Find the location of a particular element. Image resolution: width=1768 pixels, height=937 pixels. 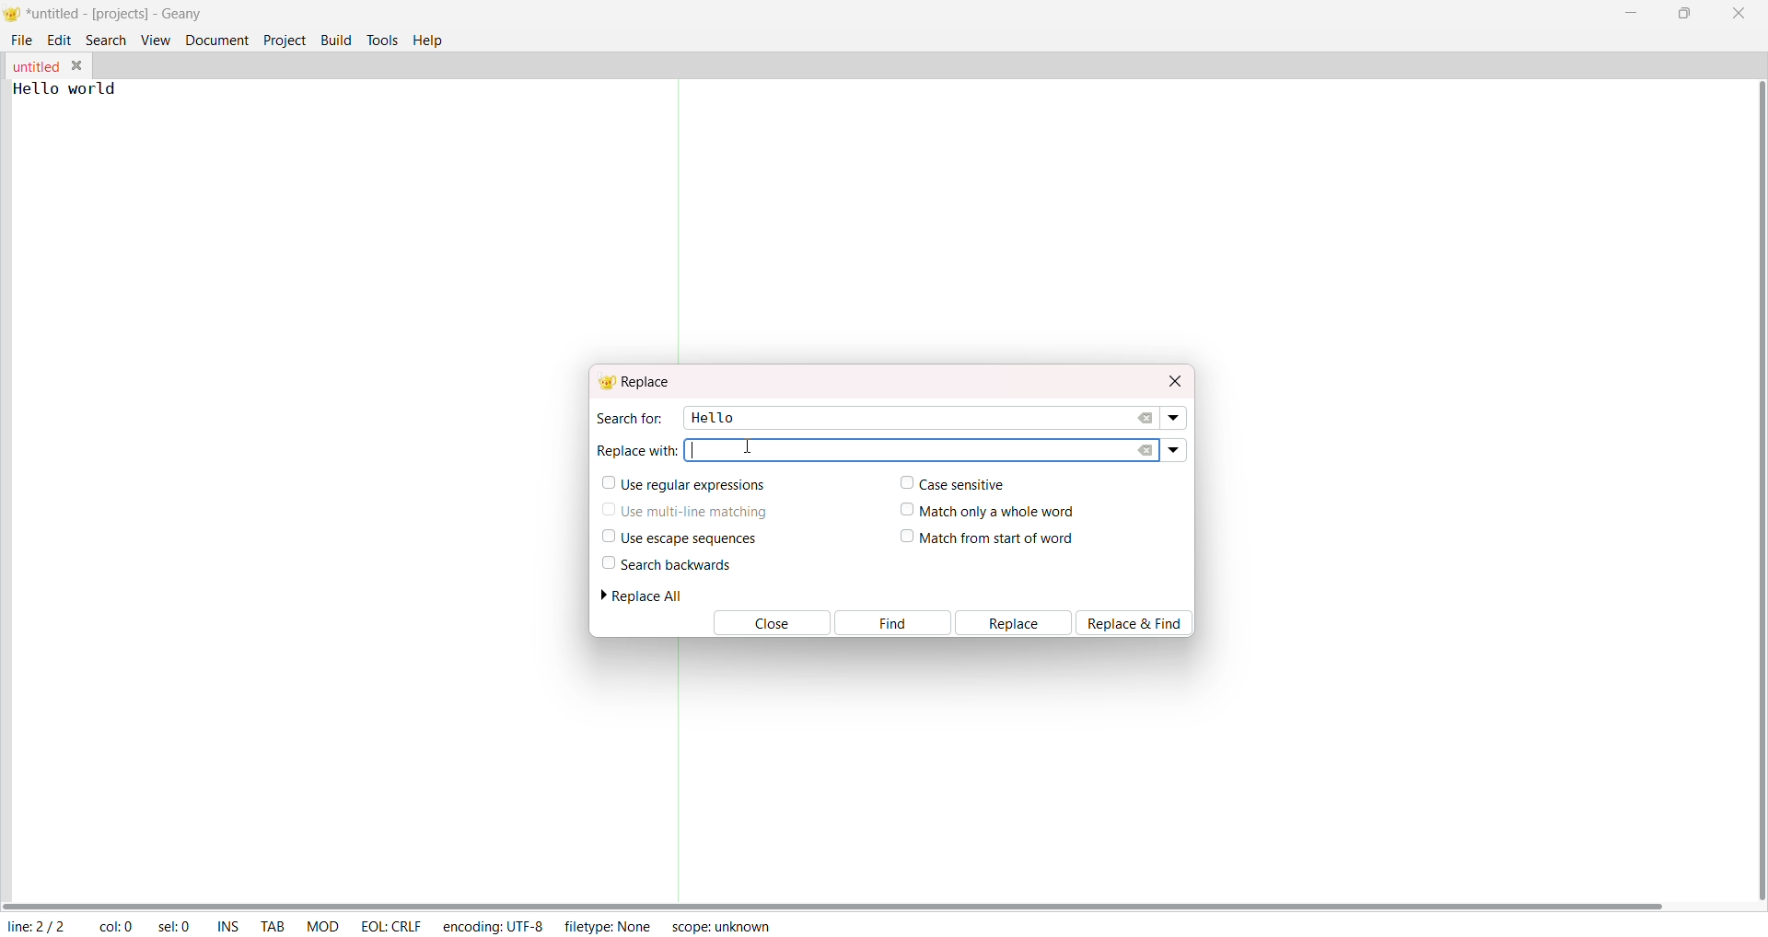

match from start of word is located at coordinates (988, 539).